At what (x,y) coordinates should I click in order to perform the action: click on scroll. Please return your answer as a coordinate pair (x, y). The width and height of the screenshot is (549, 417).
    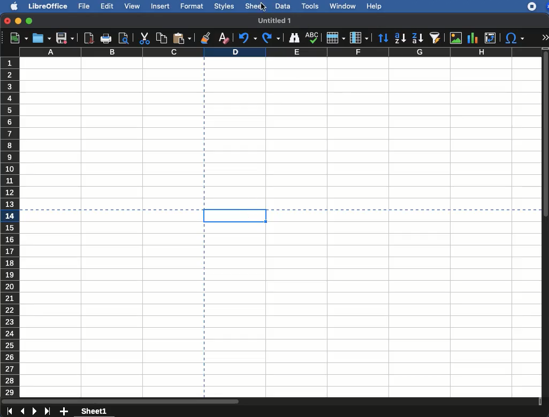
    Looking at the image, I should click on (271, 401).